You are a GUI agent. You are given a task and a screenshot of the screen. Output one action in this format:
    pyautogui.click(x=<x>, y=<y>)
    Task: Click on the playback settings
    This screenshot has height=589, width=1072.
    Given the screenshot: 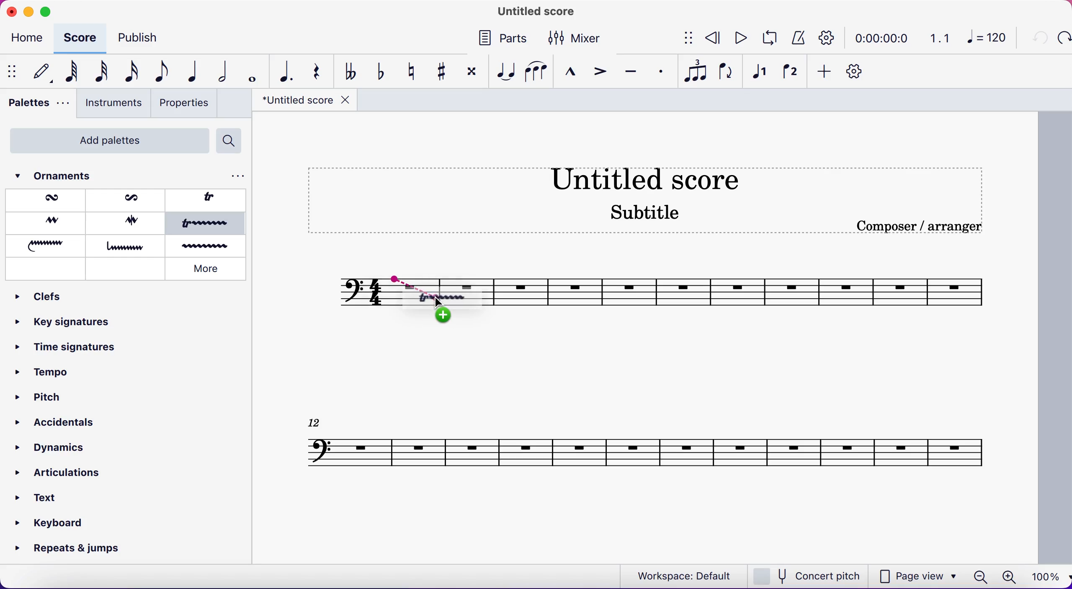 What is the action you would take?
    pyautogui.click(x=830, y=37)
    